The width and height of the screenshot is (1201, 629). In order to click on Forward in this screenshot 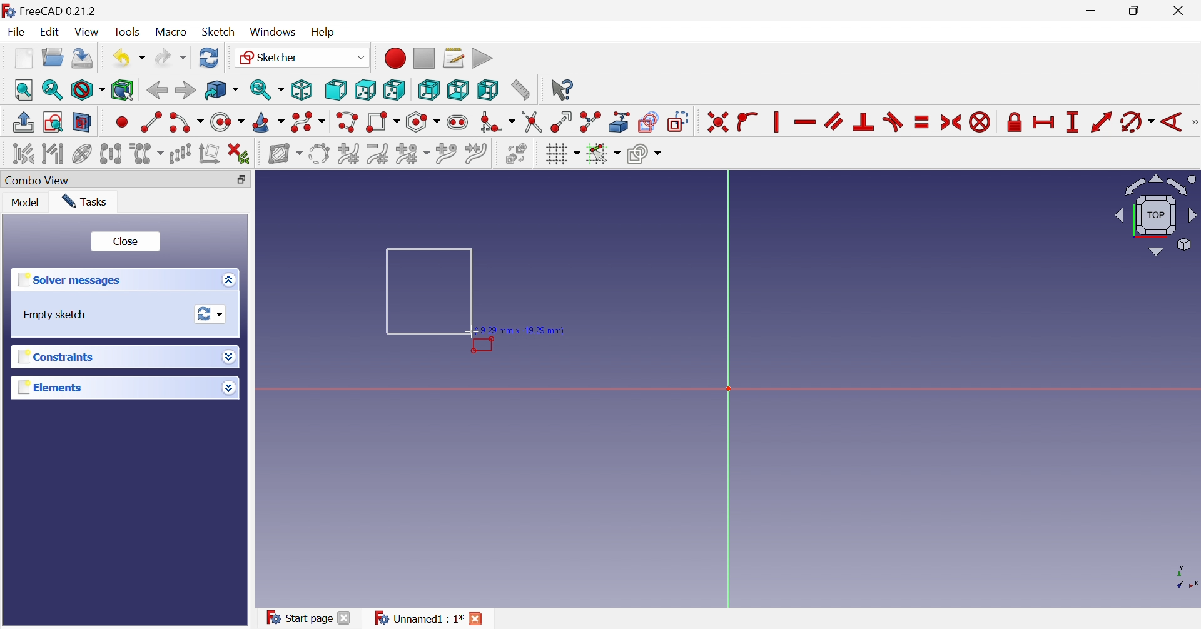, I will do `click(185, 89)`.